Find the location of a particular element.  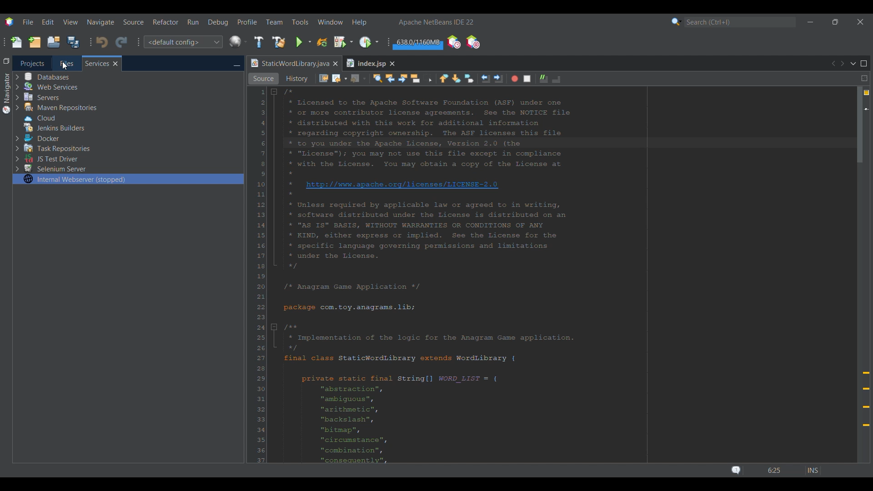

Open project is located at coordinates (54, 42).